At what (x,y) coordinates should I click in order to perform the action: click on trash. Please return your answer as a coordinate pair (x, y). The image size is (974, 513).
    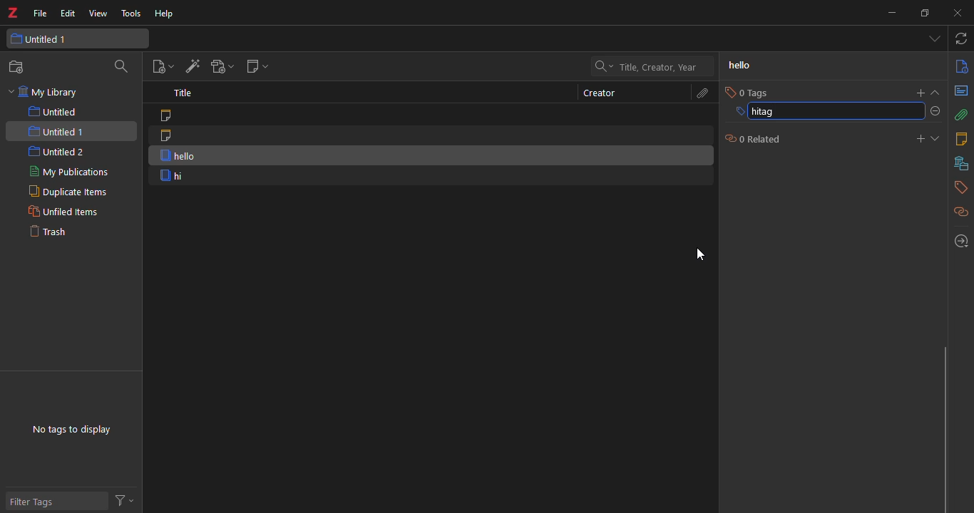
    Looking at the image, I should click on (56, 234).